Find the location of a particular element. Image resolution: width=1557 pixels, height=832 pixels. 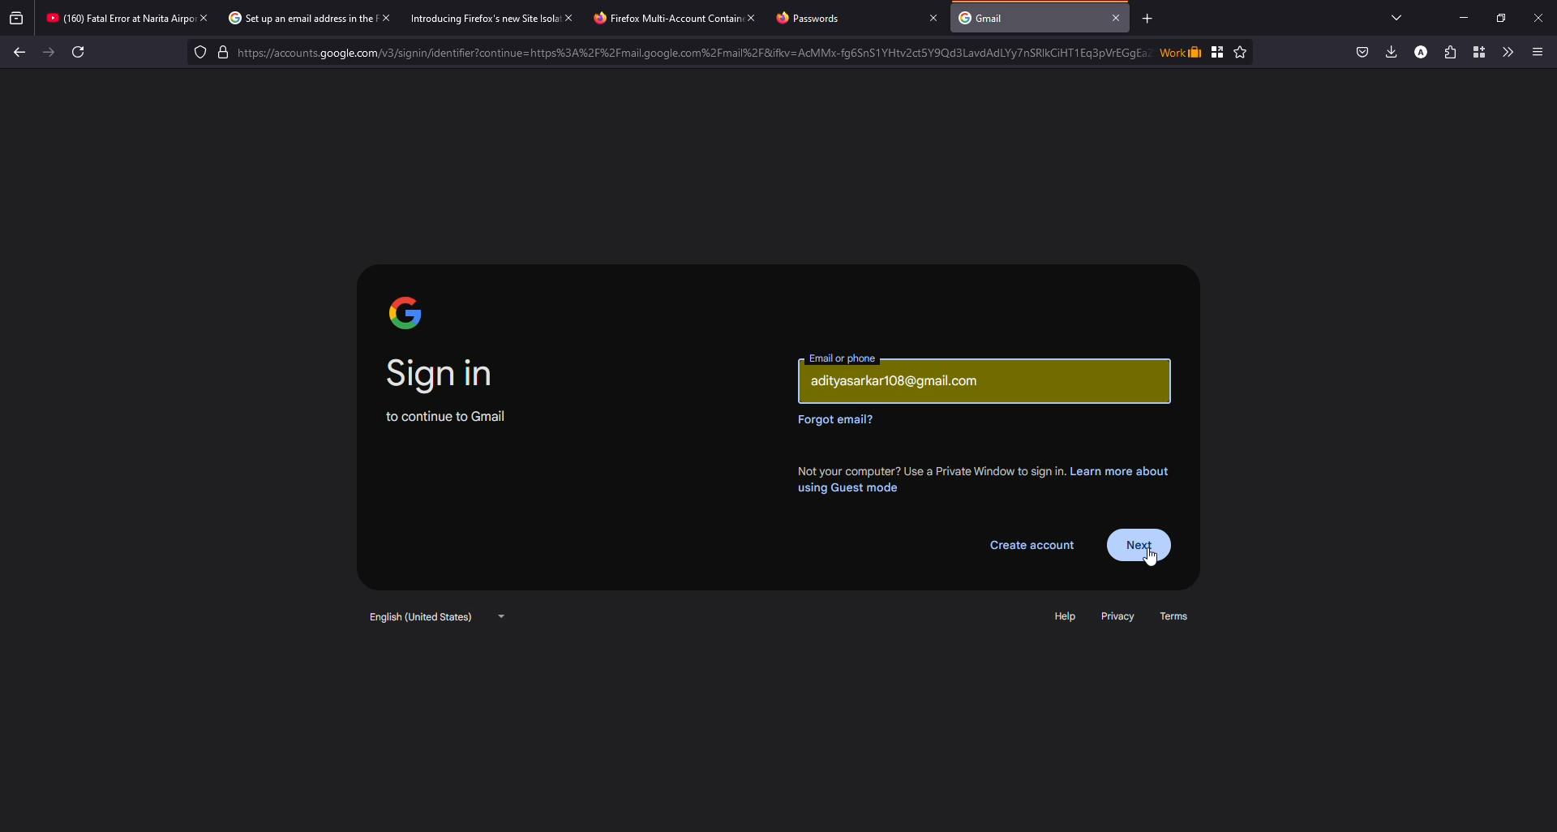

maximize is located at coordinates (1500, 15).